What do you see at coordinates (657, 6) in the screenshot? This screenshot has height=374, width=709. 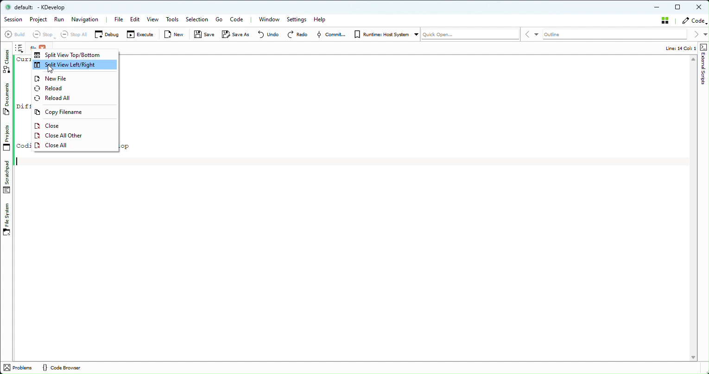 I see `minimize` at bounding box center [657, 6].